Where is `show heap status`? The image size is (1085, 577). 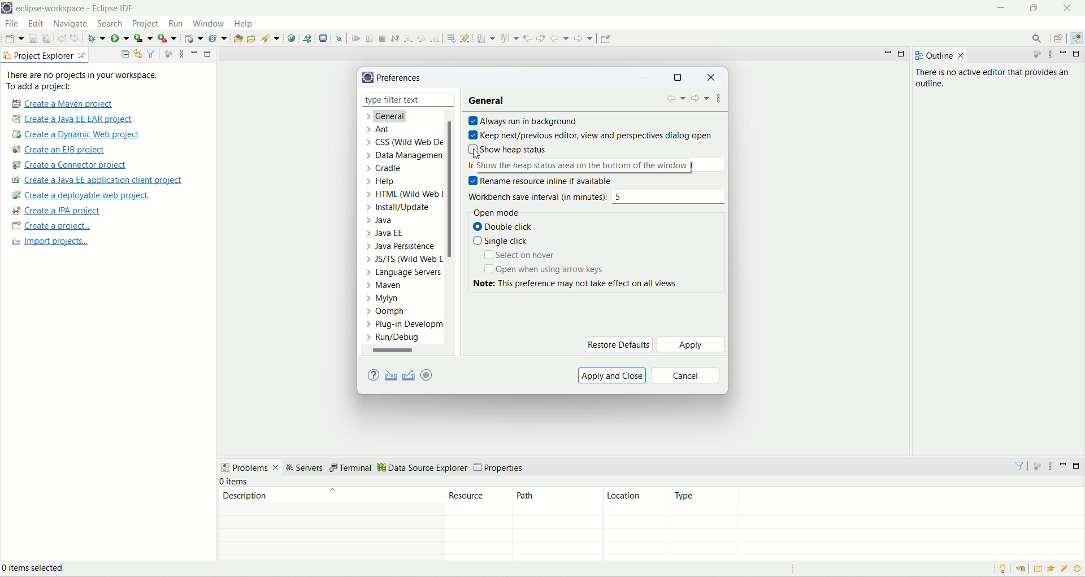 show heap status is located at coordinates (510, 148).